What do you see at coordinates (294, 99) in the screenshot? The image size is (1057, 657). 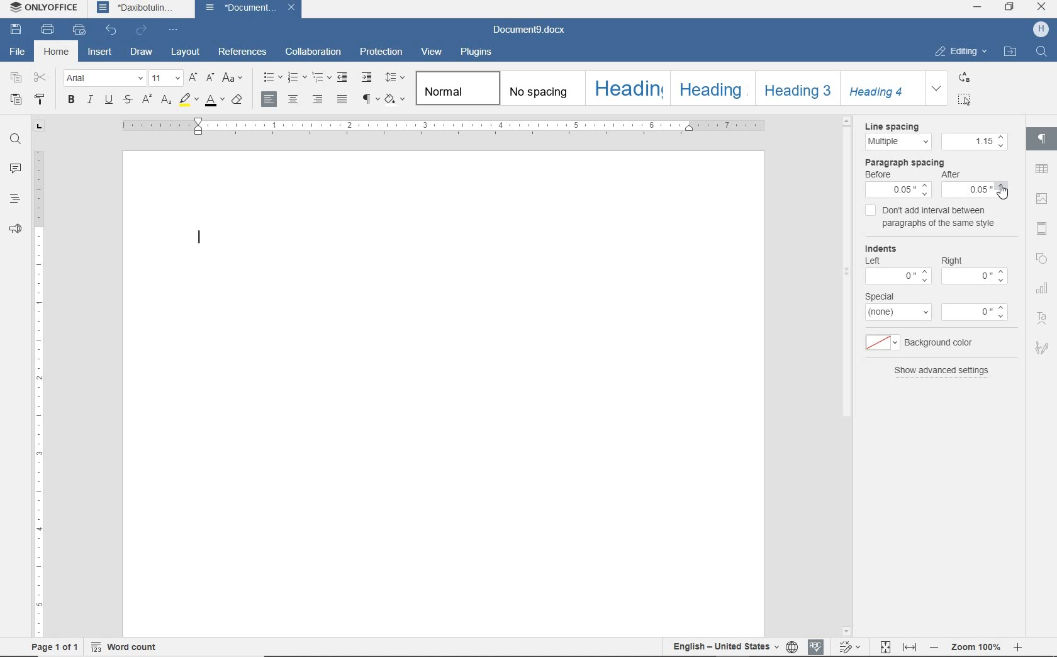 I see `align center` at bounding box center [294, 99].